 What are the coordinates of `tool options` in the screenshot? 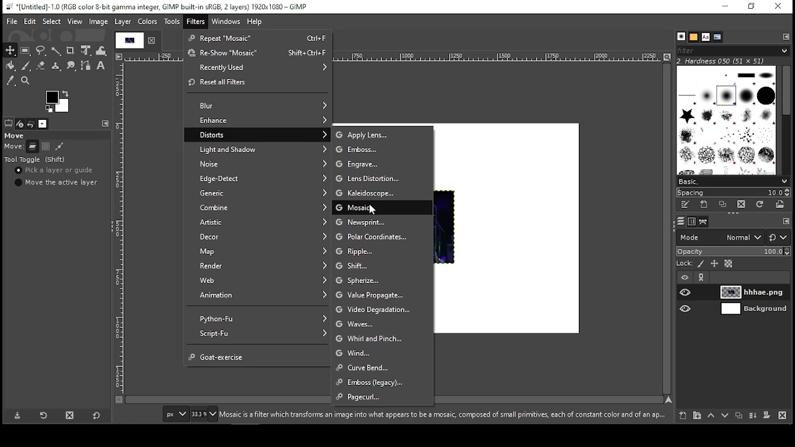 It's located at (7, 124).